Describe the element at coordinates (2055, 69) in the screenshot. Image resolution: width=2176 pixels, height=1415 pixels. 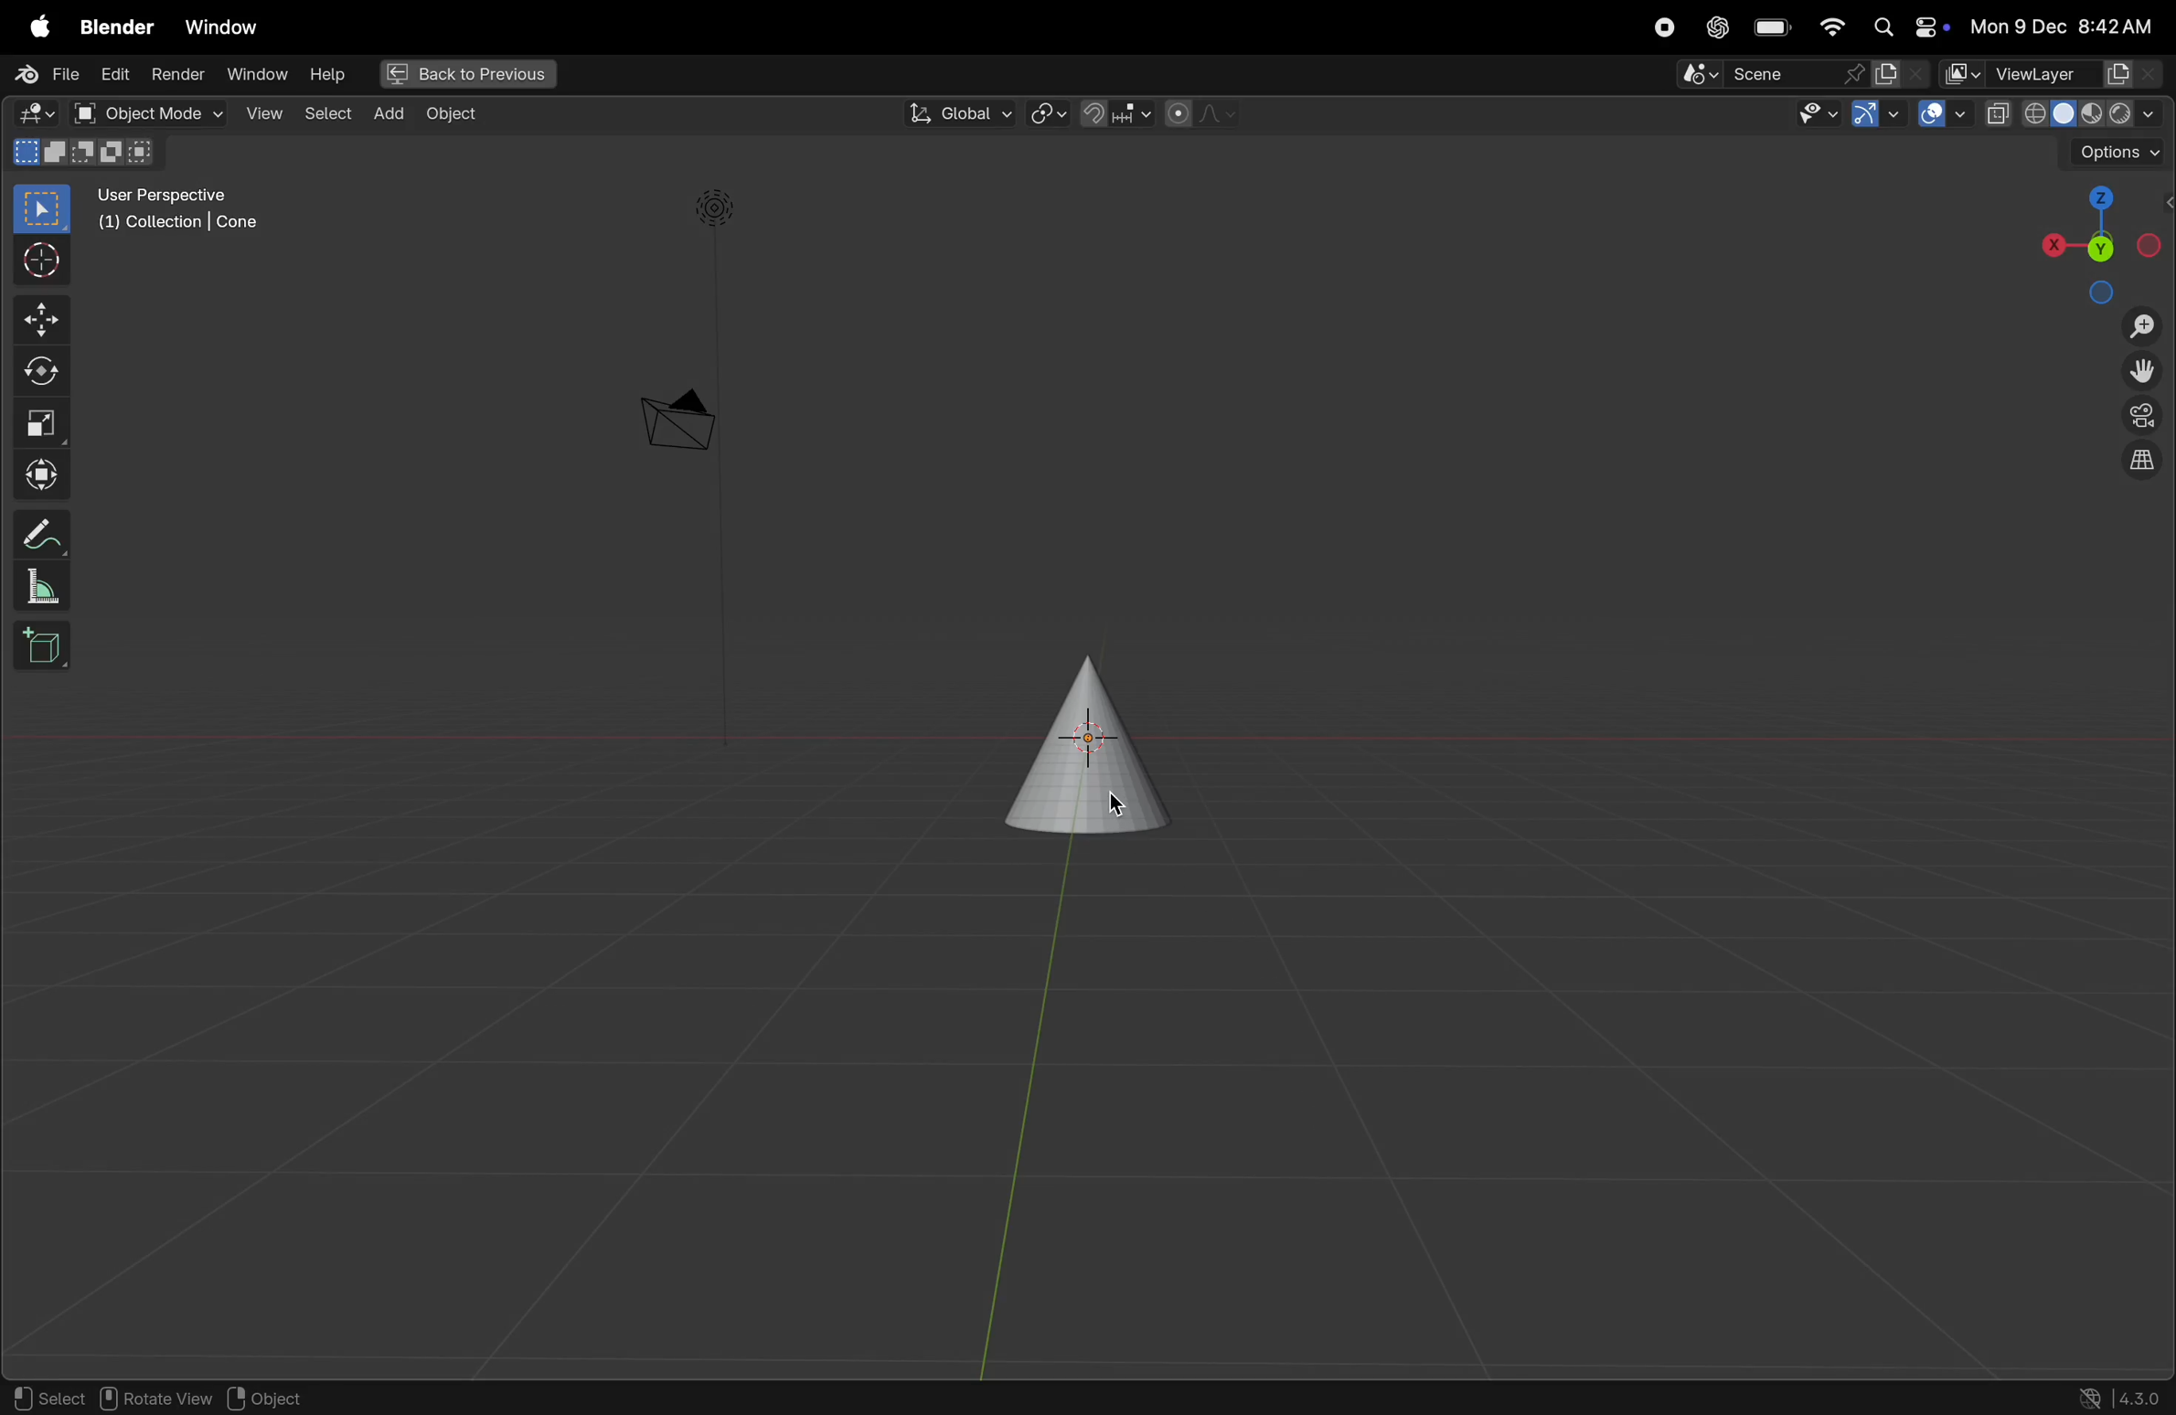
I see `view layer` at that location.